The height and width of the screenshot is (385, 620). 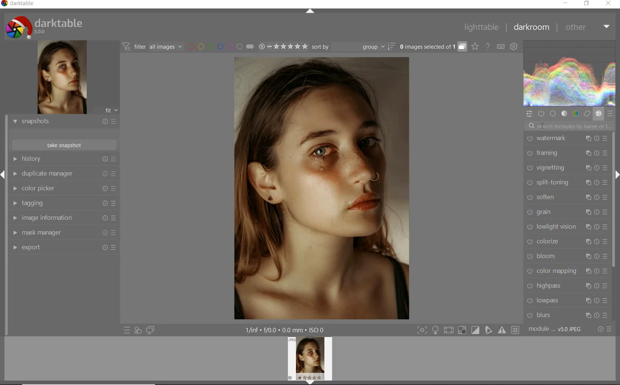 What do you see at coordinates (566, 168) in the screenshot?
I see `vignetting` at bounding box center [566, 168].